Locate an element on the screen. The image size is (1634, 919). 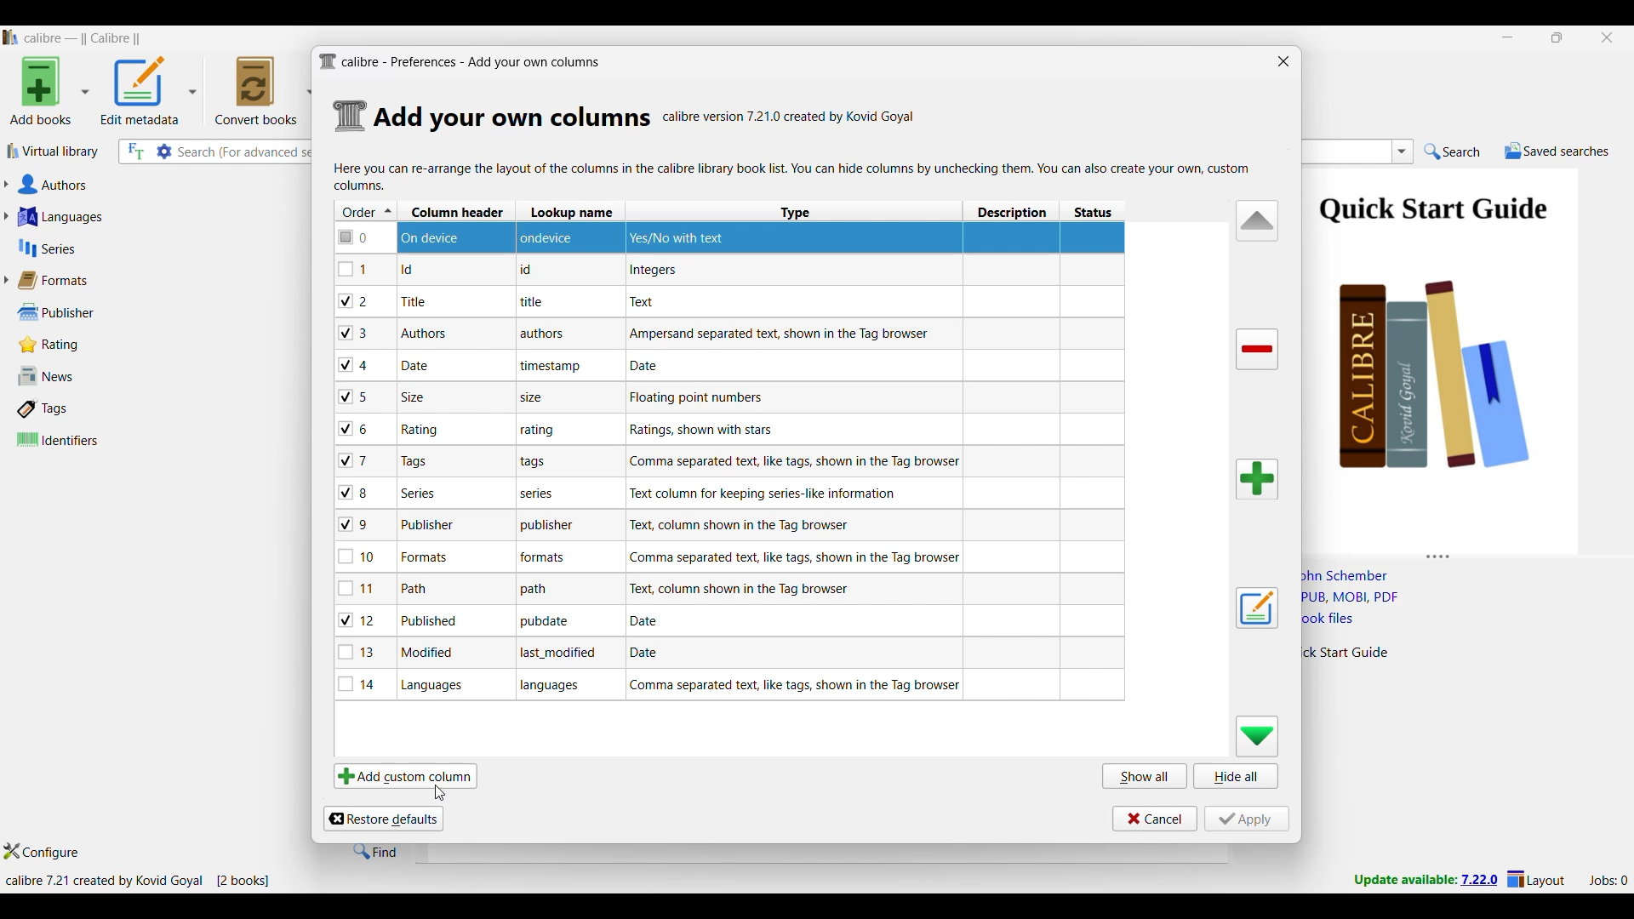
Yes/No with text is located at coordinates (683, 237).